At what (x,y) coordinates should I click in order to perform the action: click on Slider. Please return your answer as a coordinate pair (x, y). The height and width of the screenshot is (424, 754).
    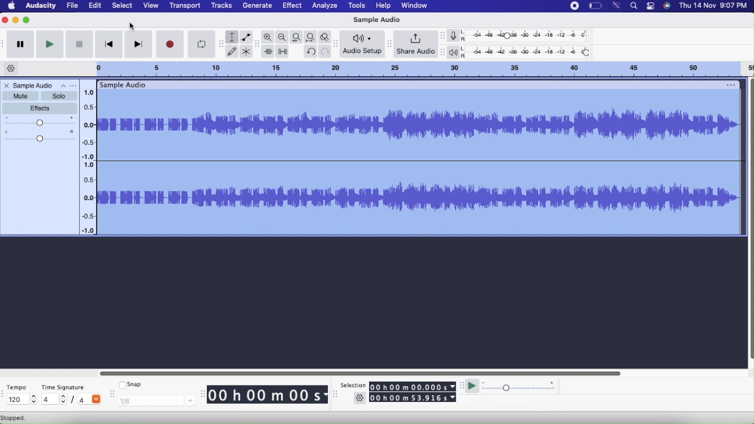
    Looking at the image, I should click on (87, 158).